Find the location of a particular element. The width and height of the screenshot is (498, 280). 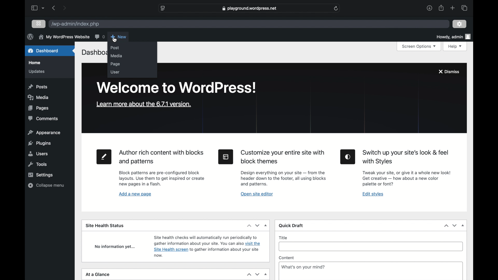

title input is located at coordinates (370, 247).